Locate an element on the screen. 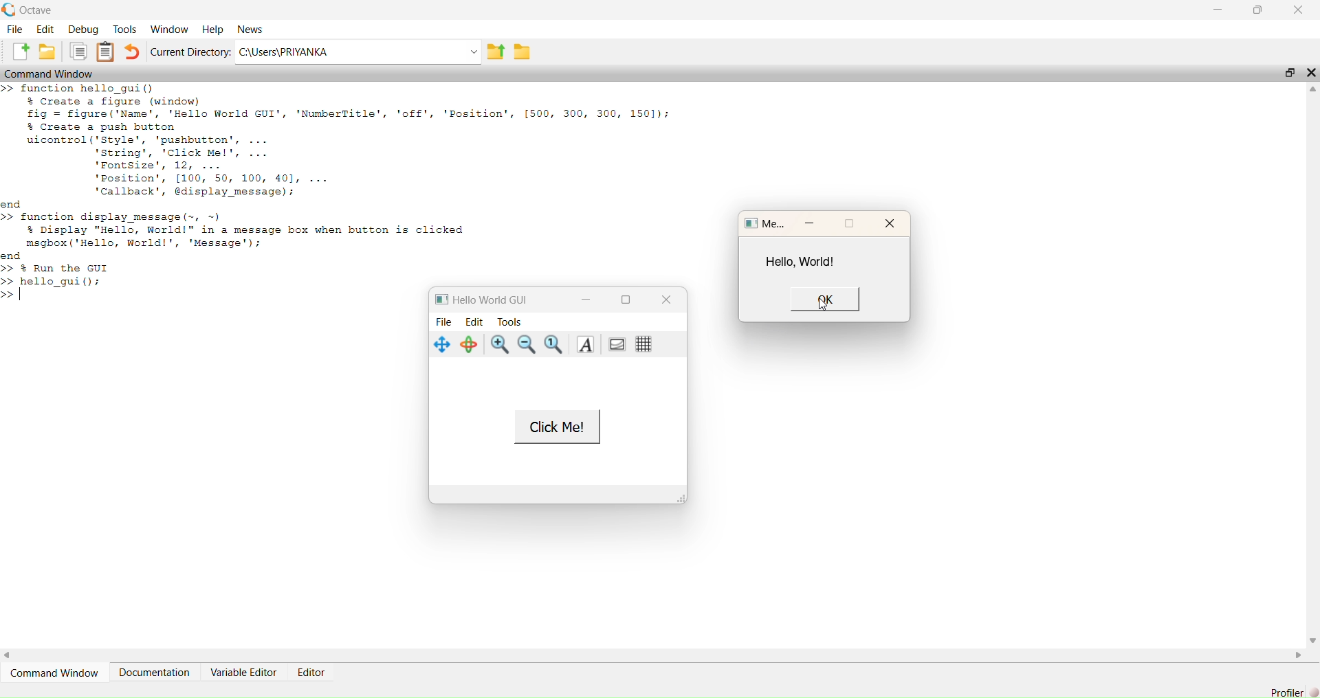 The height and width of the screenshot is (698, 1320). Variable Editor is located at coordinates (245, 673).